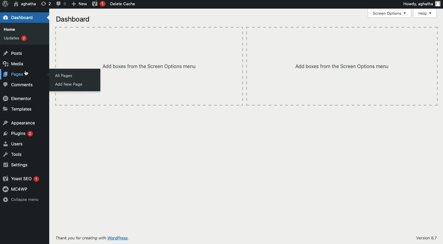 The width and height of the screenshot is (443, 244). Describe the element at coordinates (390, 13) in the screenshot. I see `Screen options` at that location.